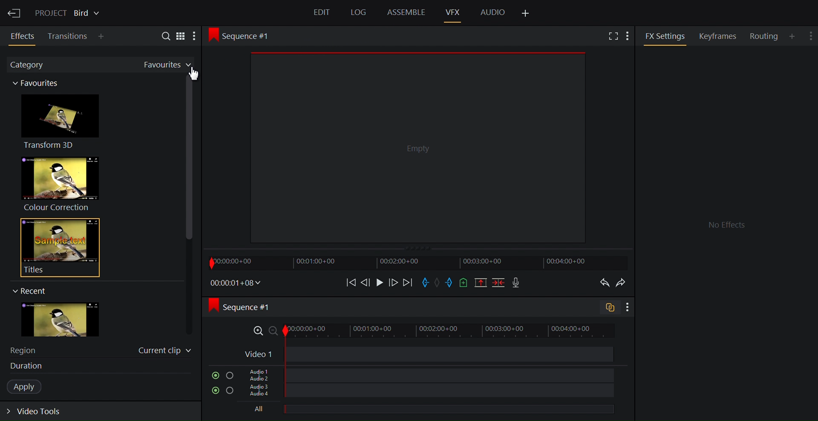  What do you see at coordinates (63, 123) in the screenshot?
I see `Transform 3D` at bounding box center [63, 123].